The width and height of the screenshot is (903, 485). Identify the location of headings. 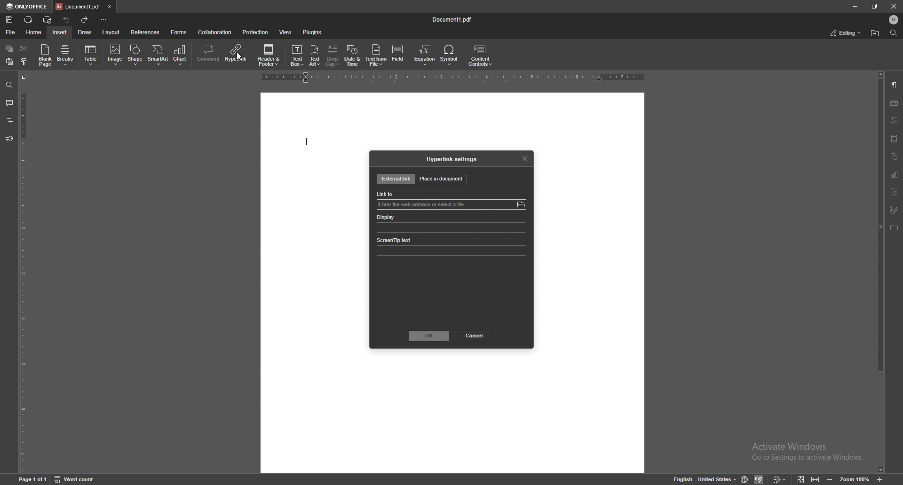
(9, 121).